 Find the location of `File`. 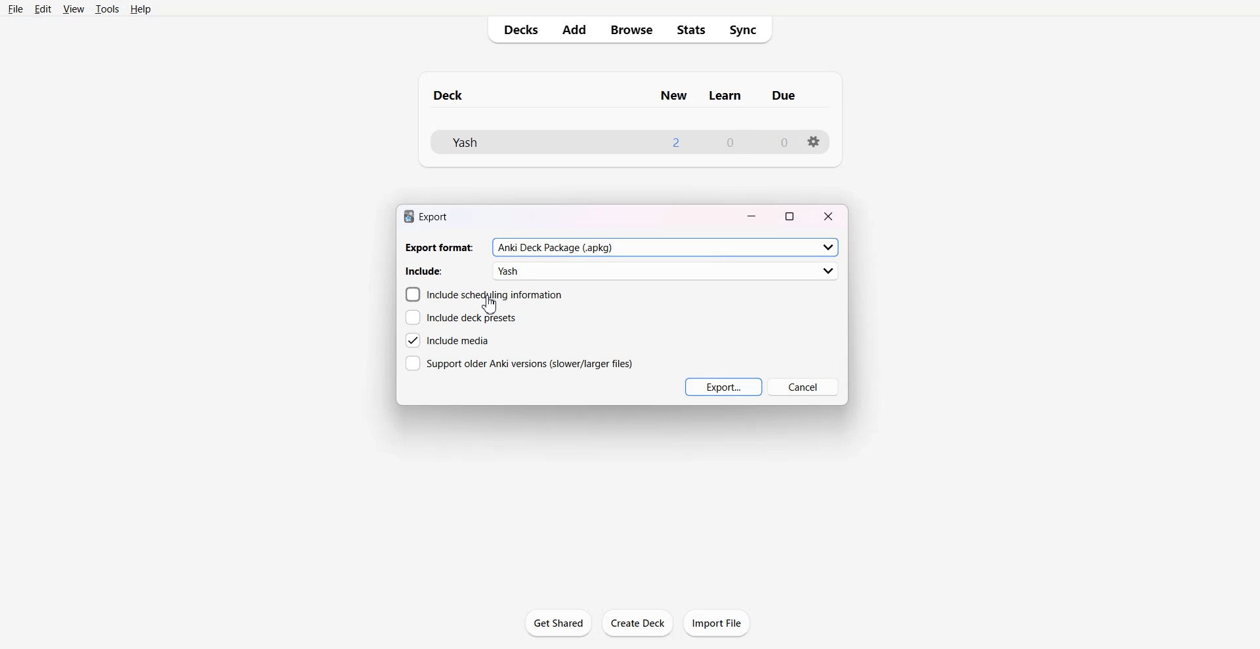

File is located at coordinates (16, 10).